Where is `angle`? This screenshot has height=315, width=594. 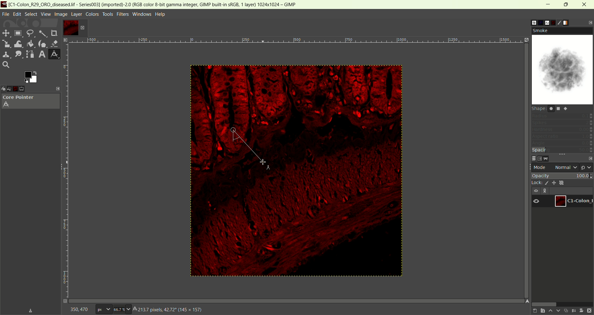 angle is located at coordinates (562, 144).